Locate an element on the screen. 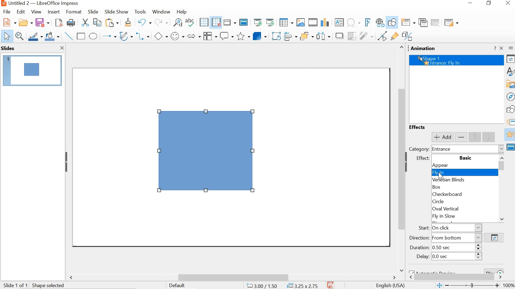 This screenshot has width=515, height=289. scrollbar is located at coordinates (458, 278).